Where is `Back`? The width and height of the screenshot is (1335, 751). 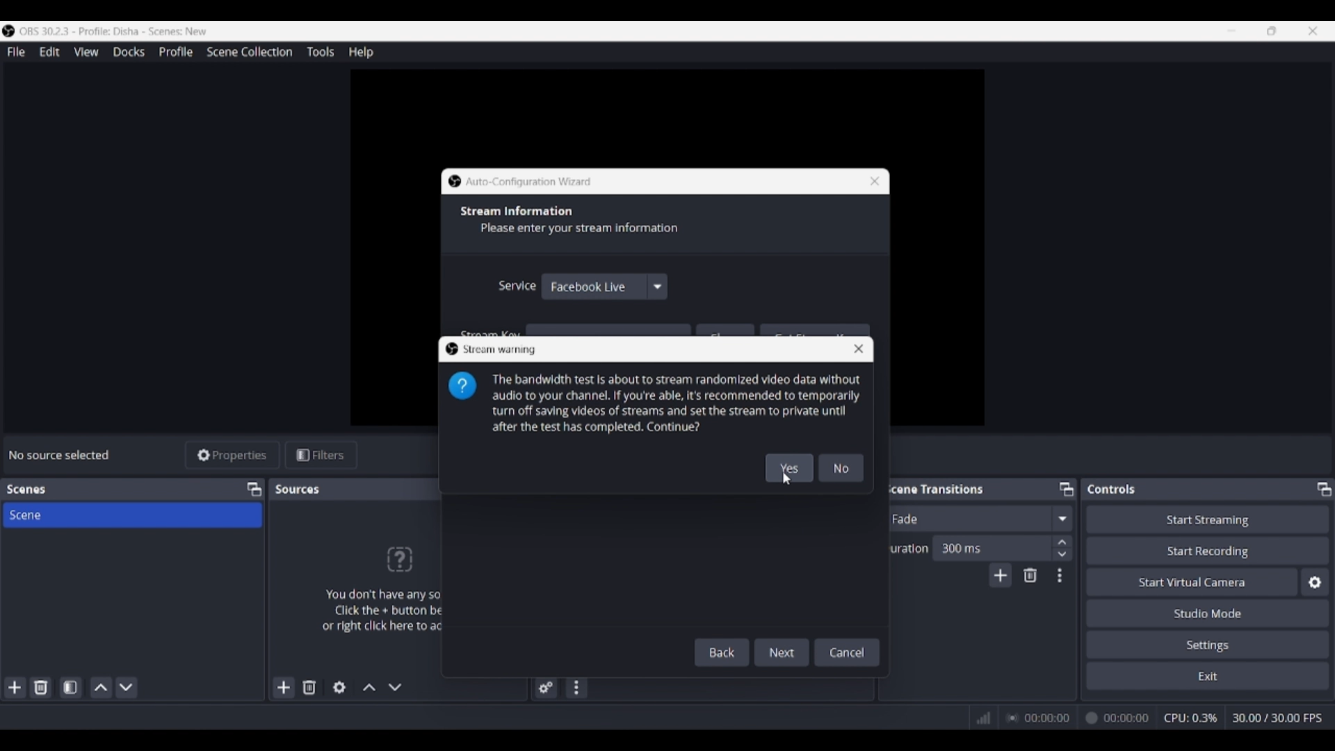 Back is located at coordinates (725, 652).